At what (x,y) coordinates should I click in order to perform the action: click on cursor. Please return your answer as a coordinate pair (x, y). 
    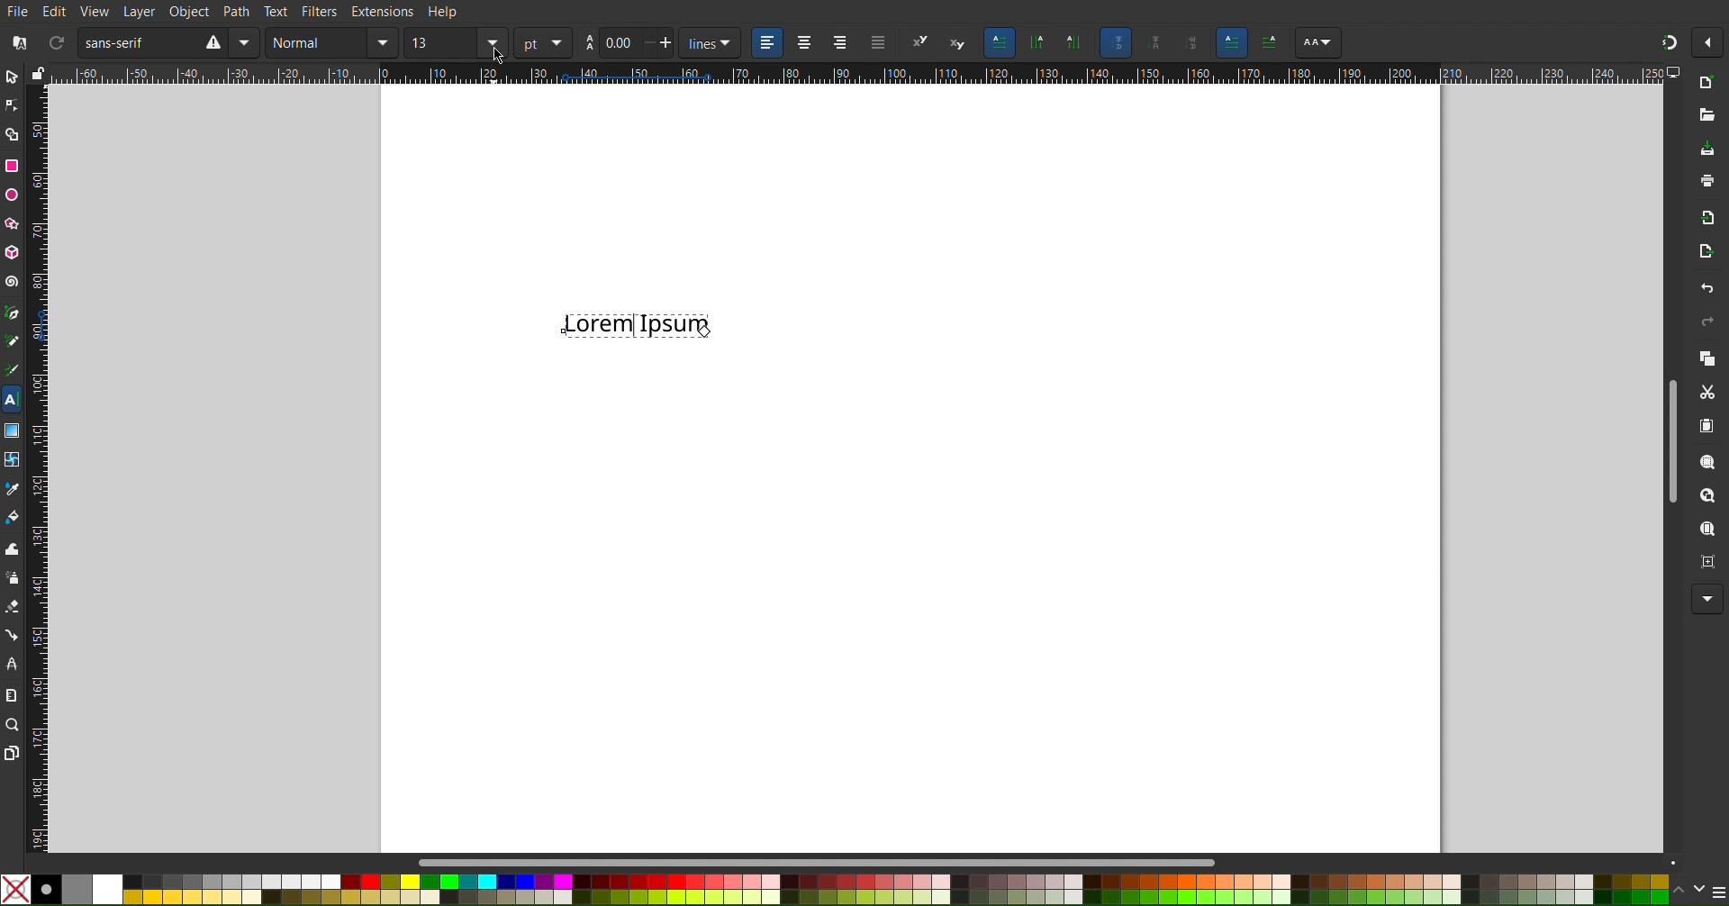
    Looking at the image, I should click on (500, 54).